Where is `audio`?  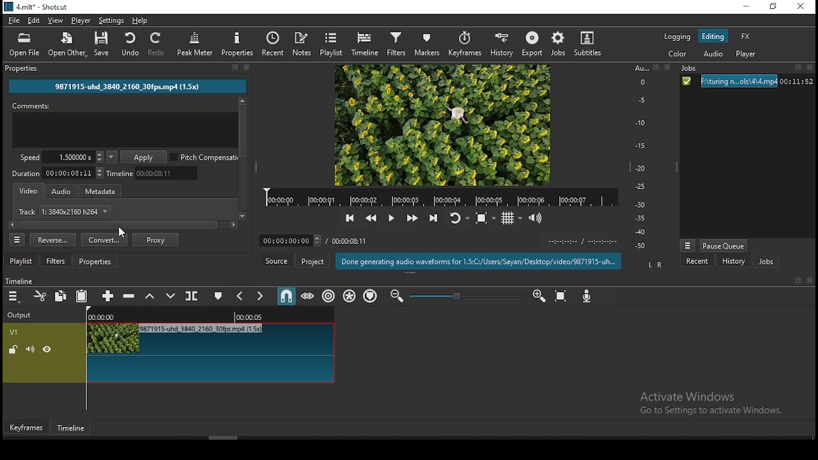 audio is located at coordinates (62, 190).